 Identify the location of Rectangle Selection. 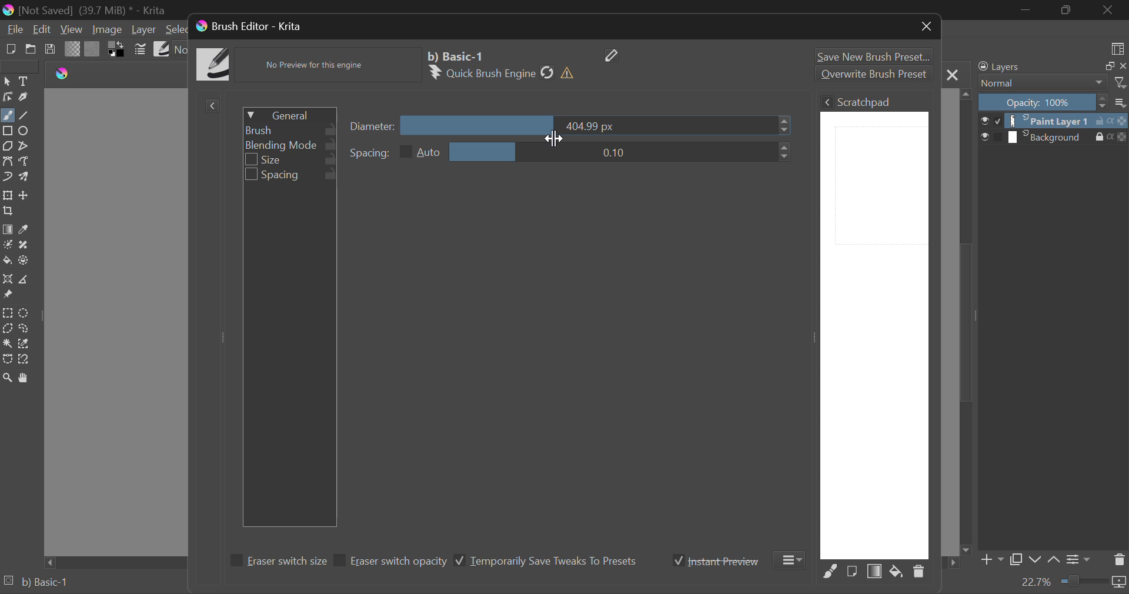
(8, 312).